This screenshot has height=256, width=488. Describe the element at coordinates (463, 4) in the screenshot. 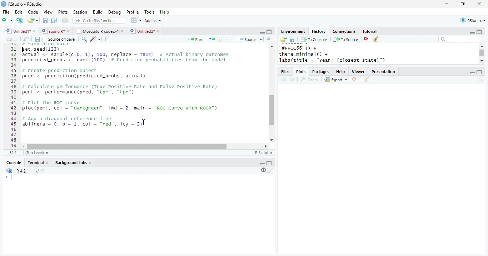

I see `resize` at that location.